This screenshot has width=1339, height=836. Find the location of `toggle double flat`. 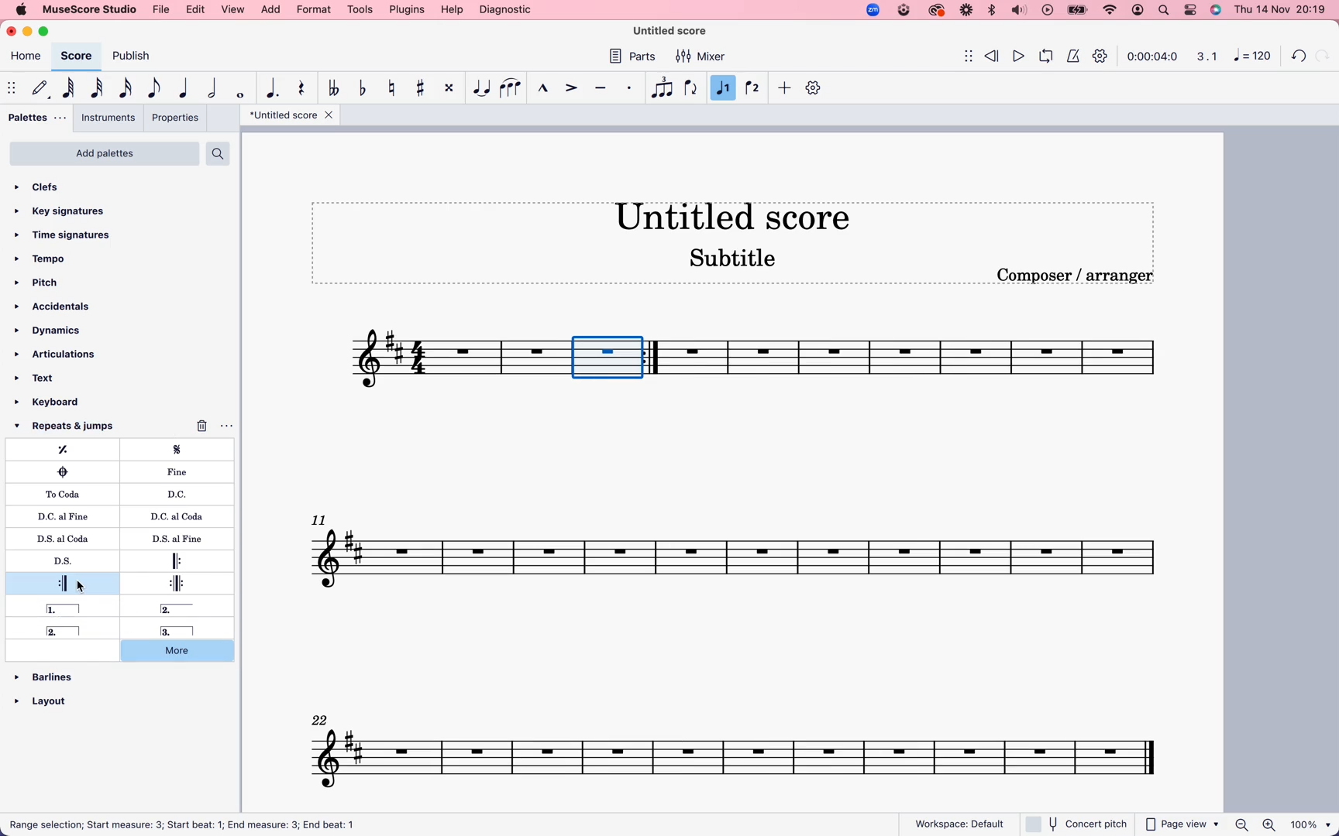

toggle double flat is located at coordinates (336, 89).